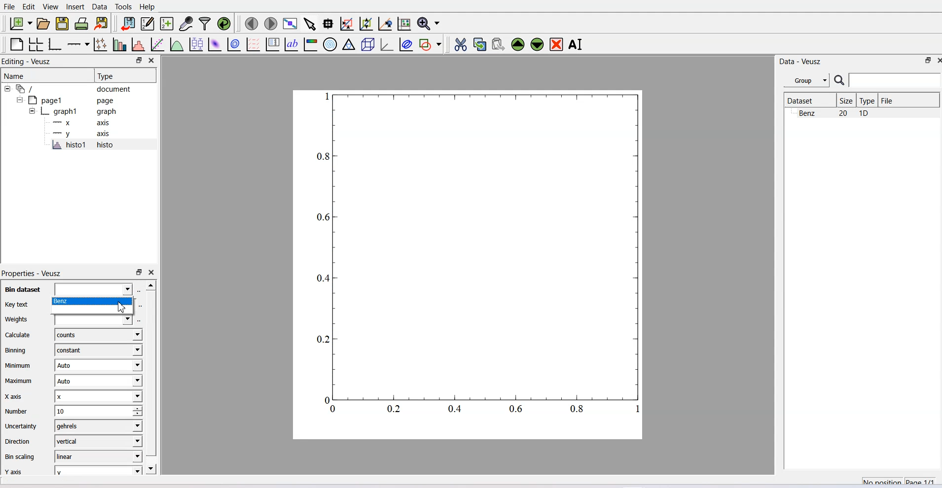  What do you see at coordinates (834, 113) in the screenshot?
I see `Benz 20 10 ` at bounding box center [834, 113].